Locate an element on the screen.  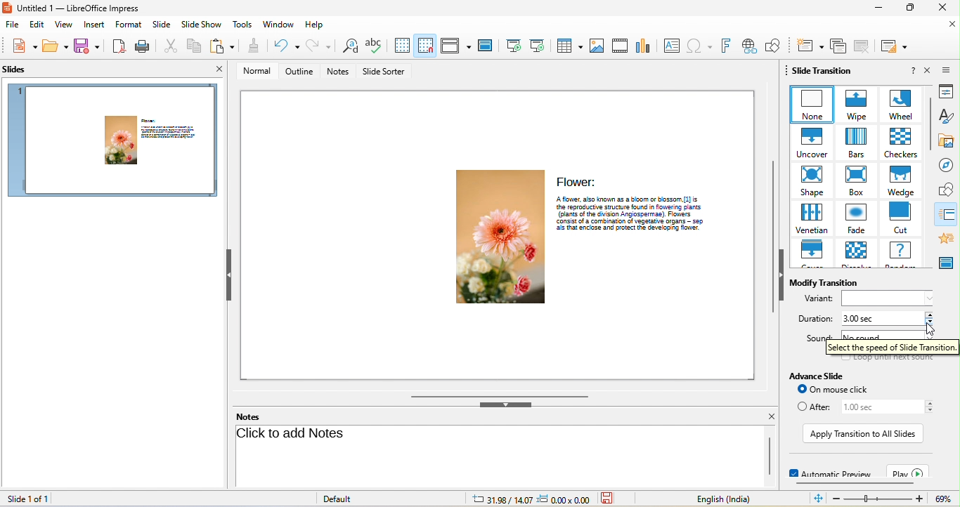
chart is located at coordinates (644, 46).